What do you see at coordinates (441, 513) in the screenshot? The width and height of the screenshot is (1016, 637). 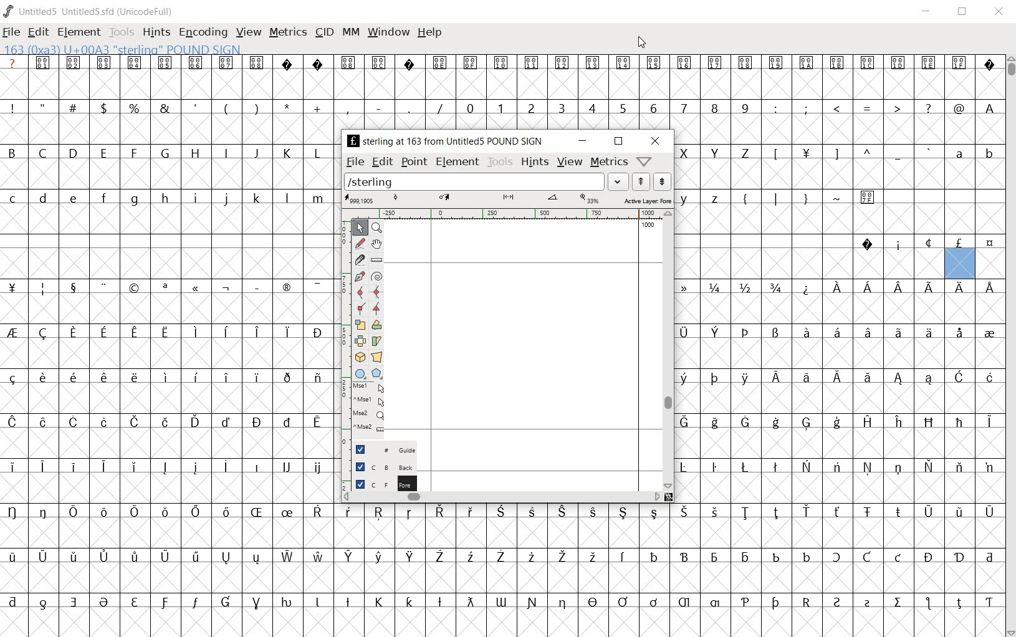 I see `Symbol` at bounding box center [441, 513].